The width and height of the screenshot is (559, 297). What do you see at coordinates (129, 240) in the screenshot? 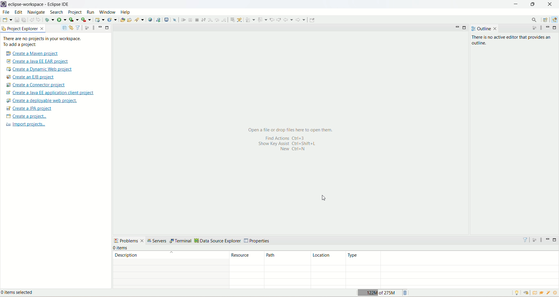
I see `problems` at bounding box center [129, 240].